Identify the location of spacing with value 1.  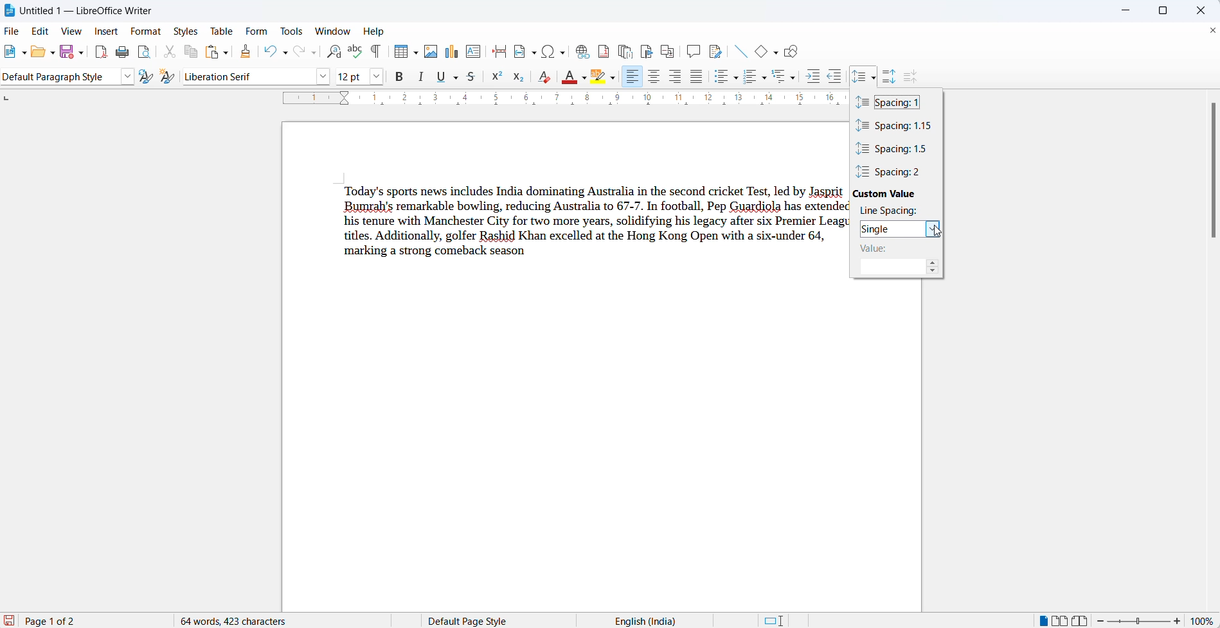
(891, 103).